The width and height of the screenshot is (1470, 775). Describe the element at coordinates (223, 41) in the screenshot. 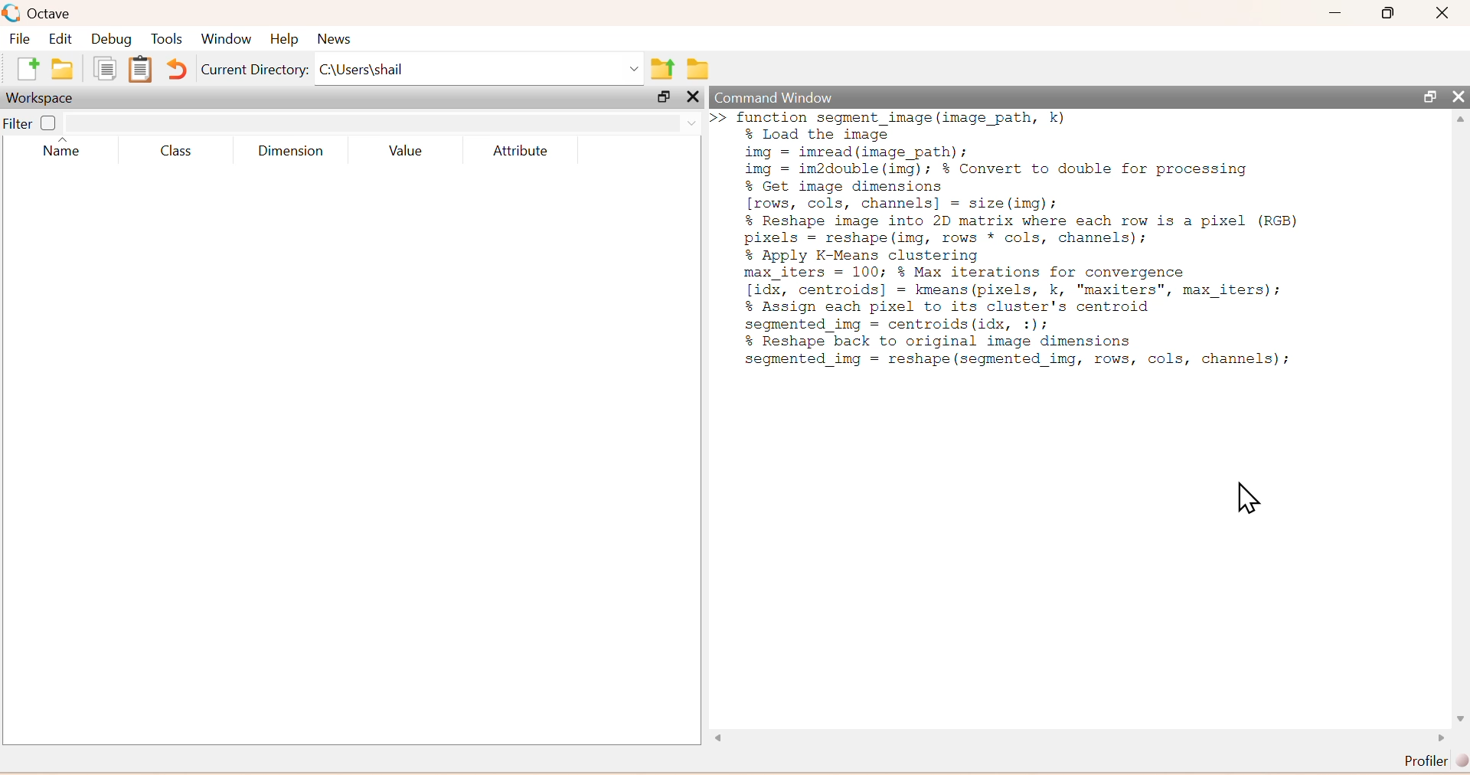

I see `Window` at that location.